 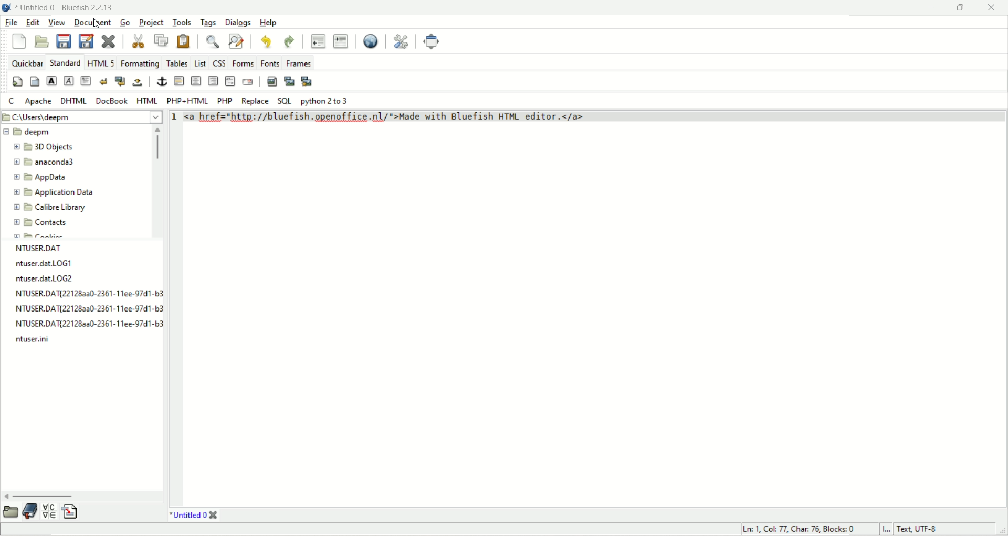 I want to click on CSS, so click(x=219, y=63).